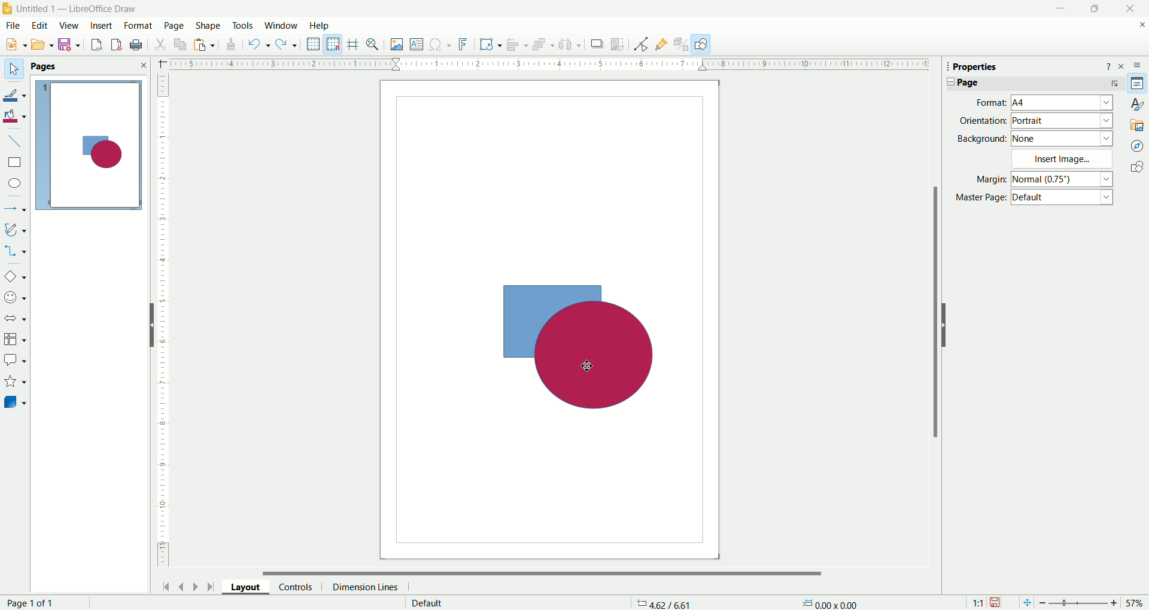  Describe the element at coordinates (549, 319) in the screenshot. I see `page` at that location.